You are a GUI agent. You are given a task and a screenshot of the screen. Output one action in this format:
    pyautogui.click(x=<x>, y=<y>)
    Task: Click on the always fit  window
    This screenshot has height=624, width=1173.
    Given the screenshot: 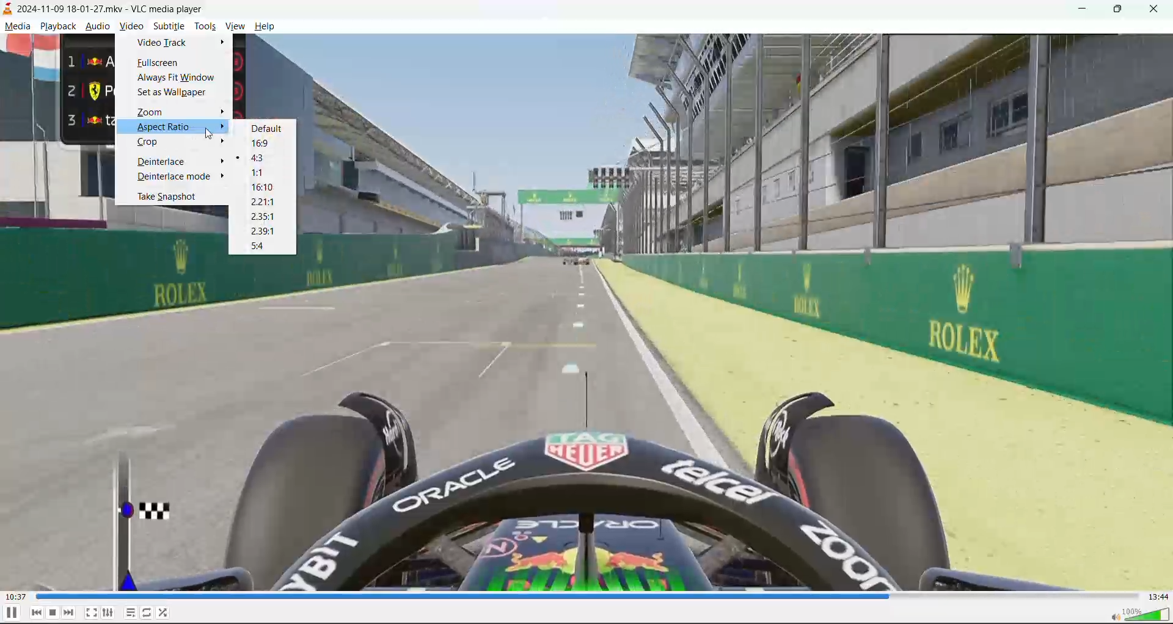 What is the action you would take?
    pyautogui.click(x=180, y=79)
    